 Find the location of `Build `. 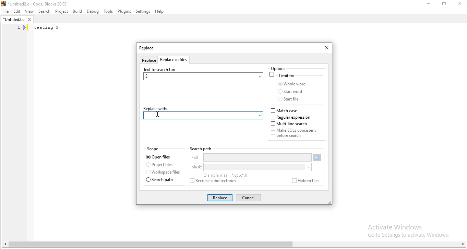

Build  is located at coordinates (77, 11).